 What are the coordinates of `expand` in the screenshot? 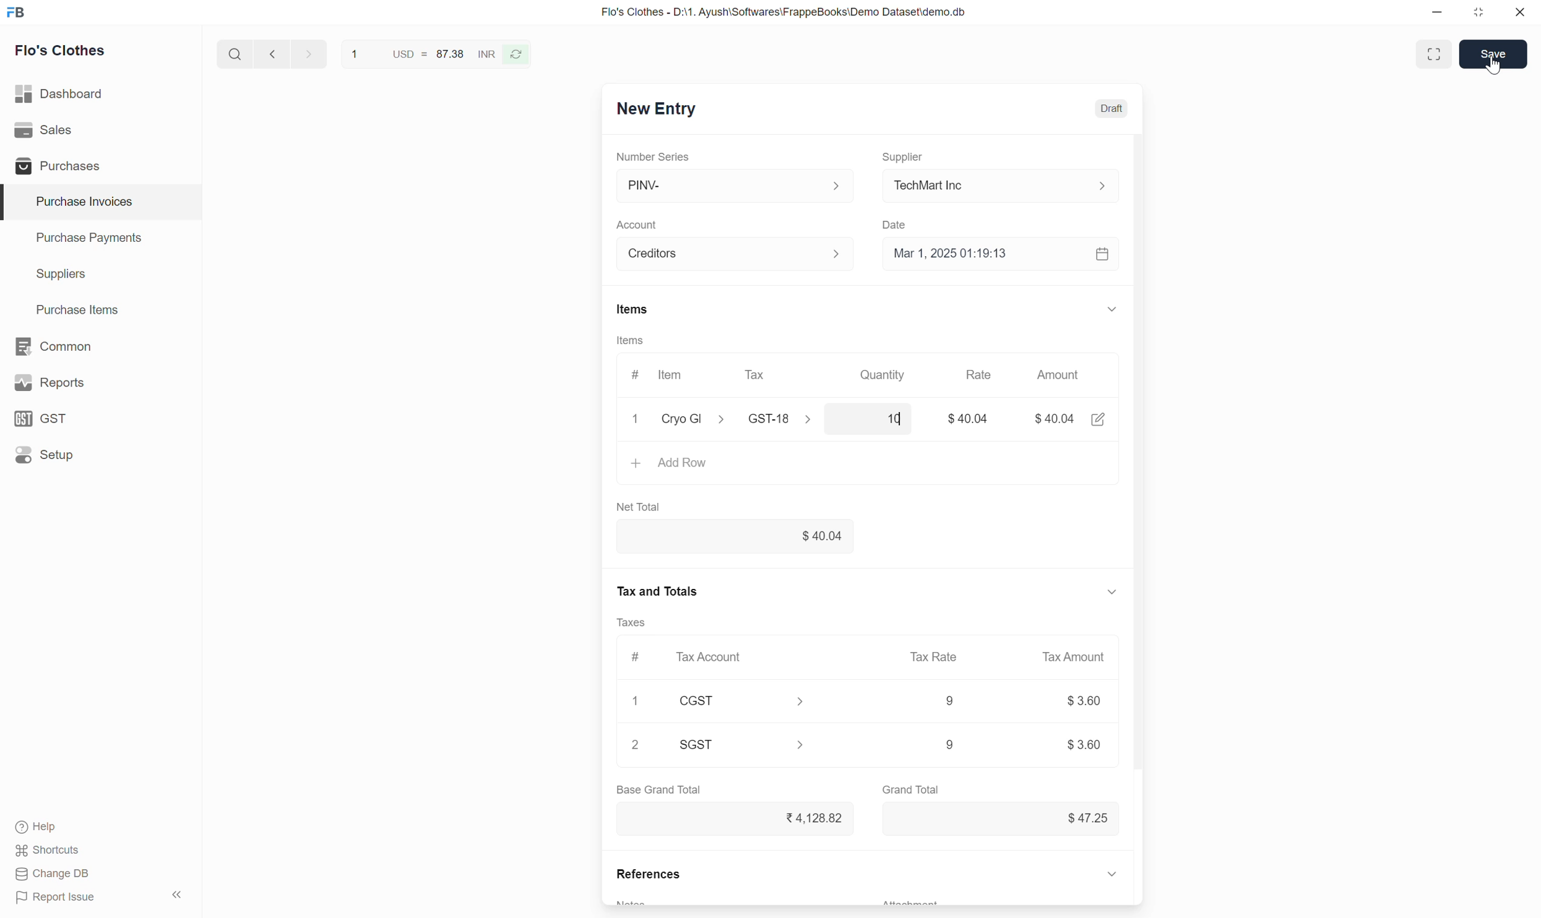 It's located at (1113, 873).